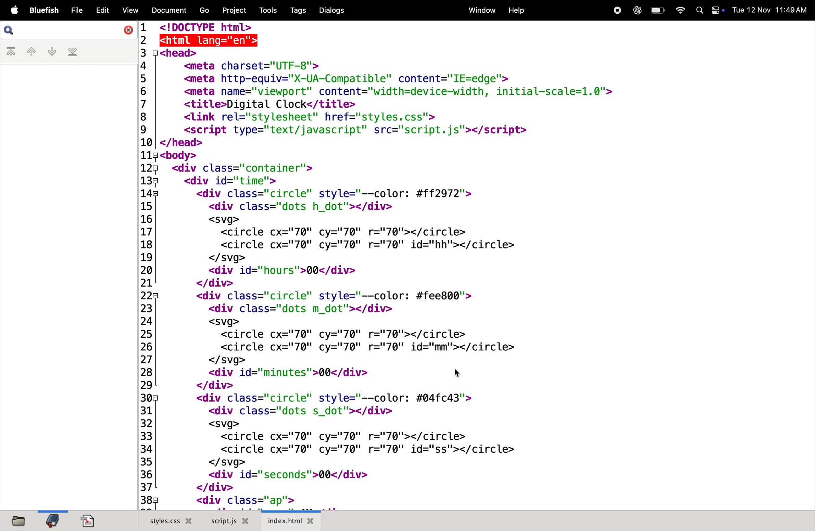 Image resolution: width=815 pixels, height=531 pixels. Describe the element at coordinates (12, 52) in the screenshot. I see `first bookmark` at that location.